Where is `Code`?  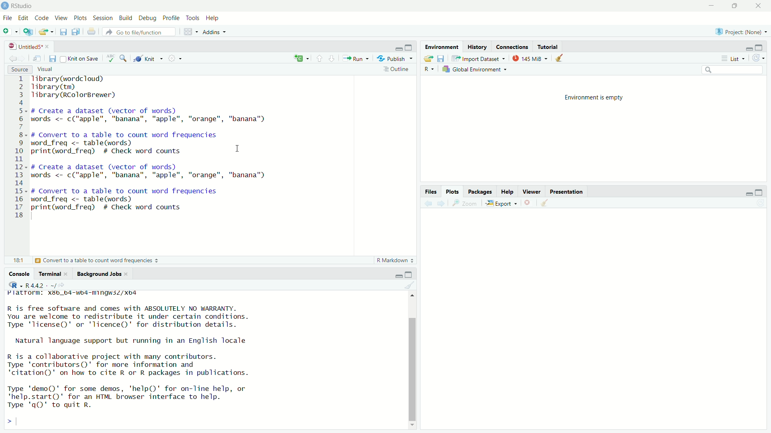
Code is located at coordinates (41, 18).